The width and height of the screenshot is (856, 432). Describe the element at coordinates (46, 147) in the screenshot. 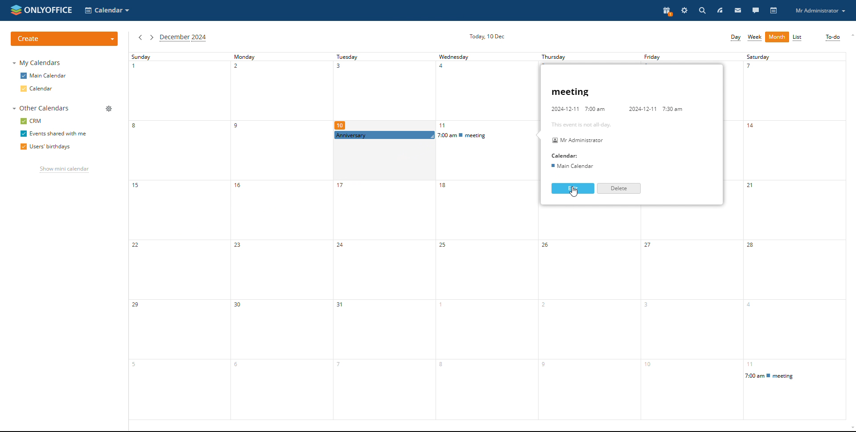

I see `users' birthdays` at that location.